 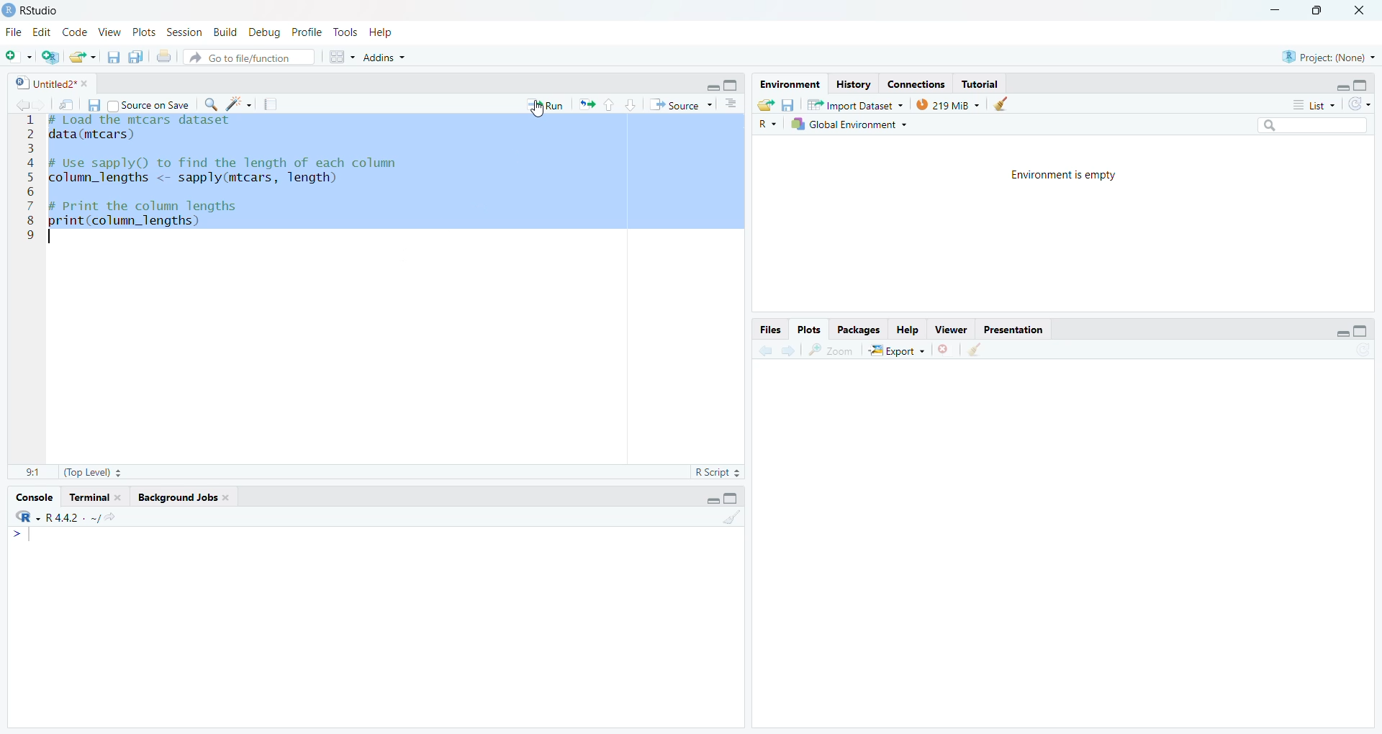 What do you see at coordinates (631, 104) in the screenshot?
I see `Go to next section` at bounding box center [631, 104].